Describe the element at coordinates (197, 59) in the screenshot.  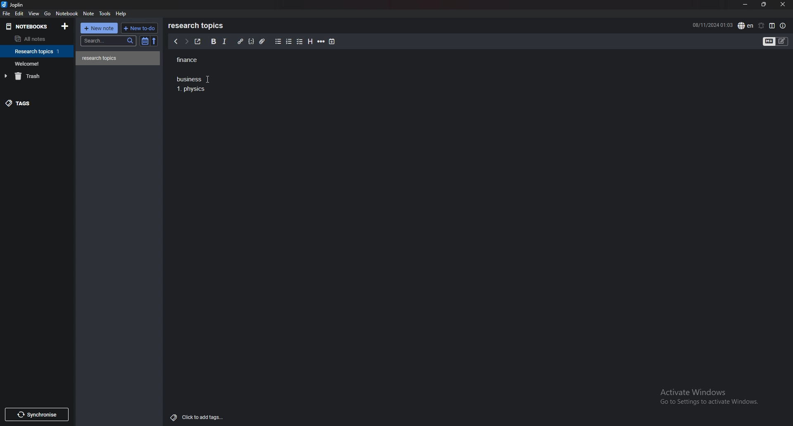
I see ` finance` at that location.